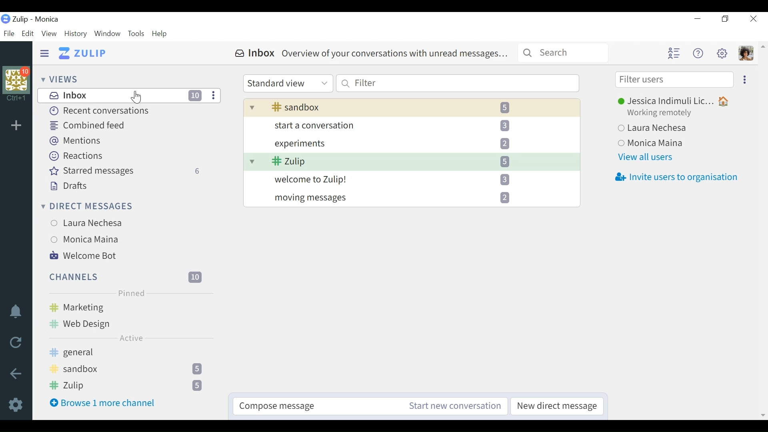  What do you see at coordinates (49, 33) in the screenshot?
I see `View` at bounding box center [49, 33].